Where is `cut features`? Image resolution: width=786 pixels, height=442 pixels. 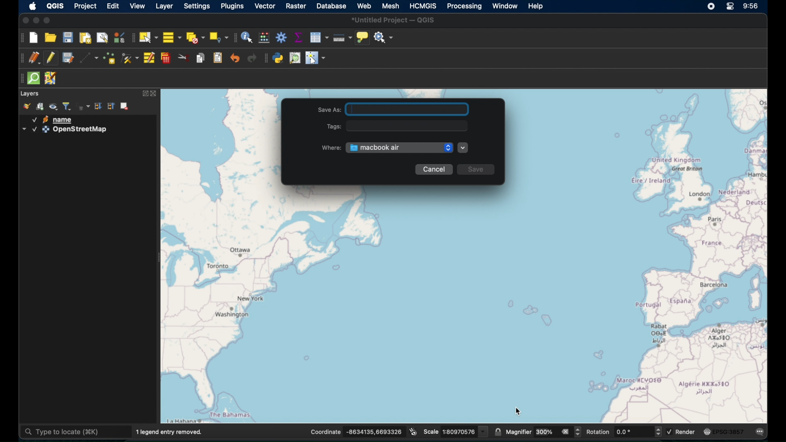 cut features is located at coordinates (184, 58).